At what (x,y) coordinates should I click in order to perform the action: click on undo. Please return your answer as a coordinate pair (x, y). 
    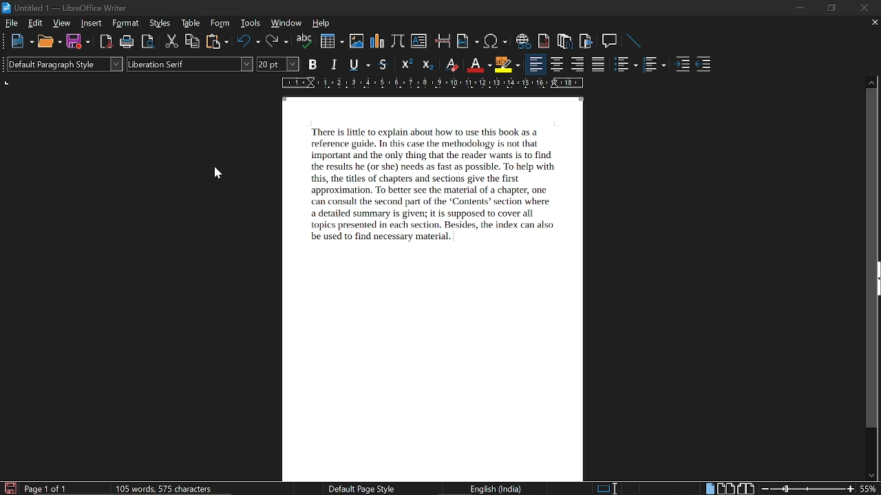
    Looking at the image, I should click on (248, 42).